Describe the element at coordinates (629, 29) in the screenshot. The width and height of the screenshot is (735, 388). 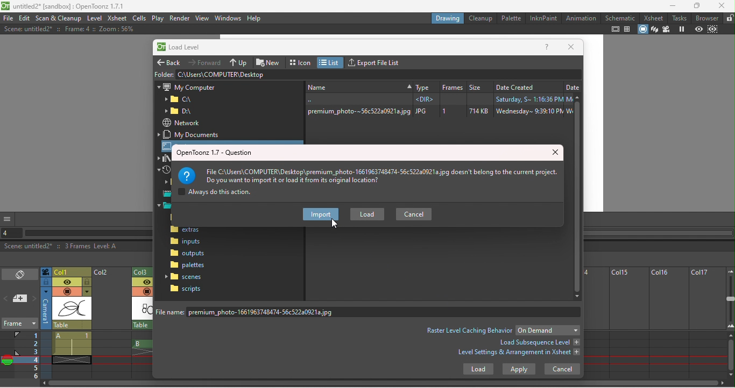
I see `Field guide` at that location.